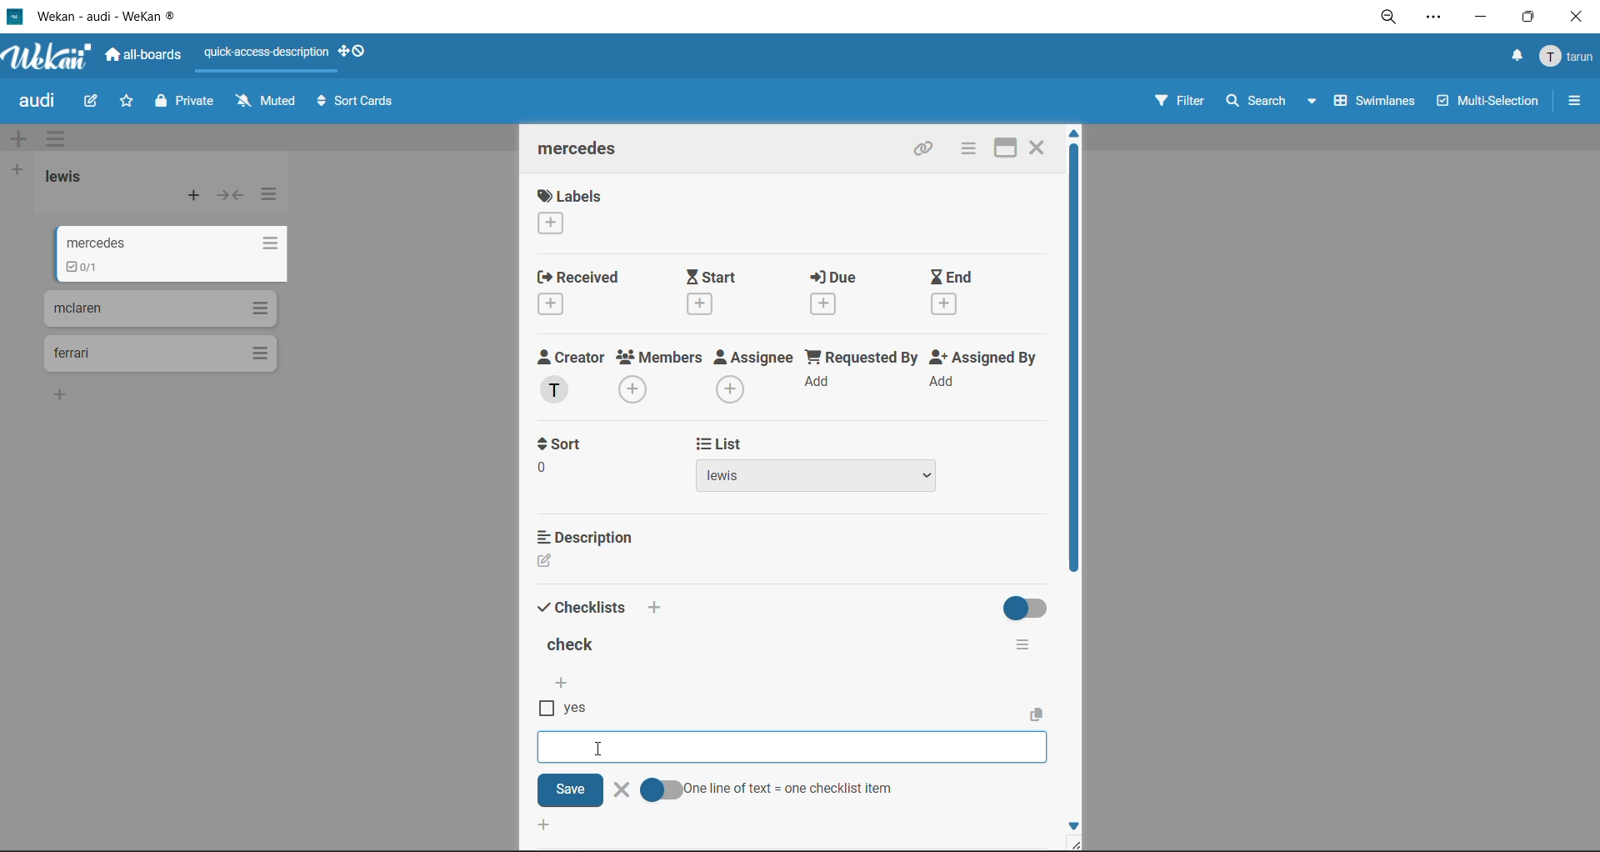  What do you see at coordinates (186, 103) in the screenshot?
I see `private` at bounding box center [186, 103].